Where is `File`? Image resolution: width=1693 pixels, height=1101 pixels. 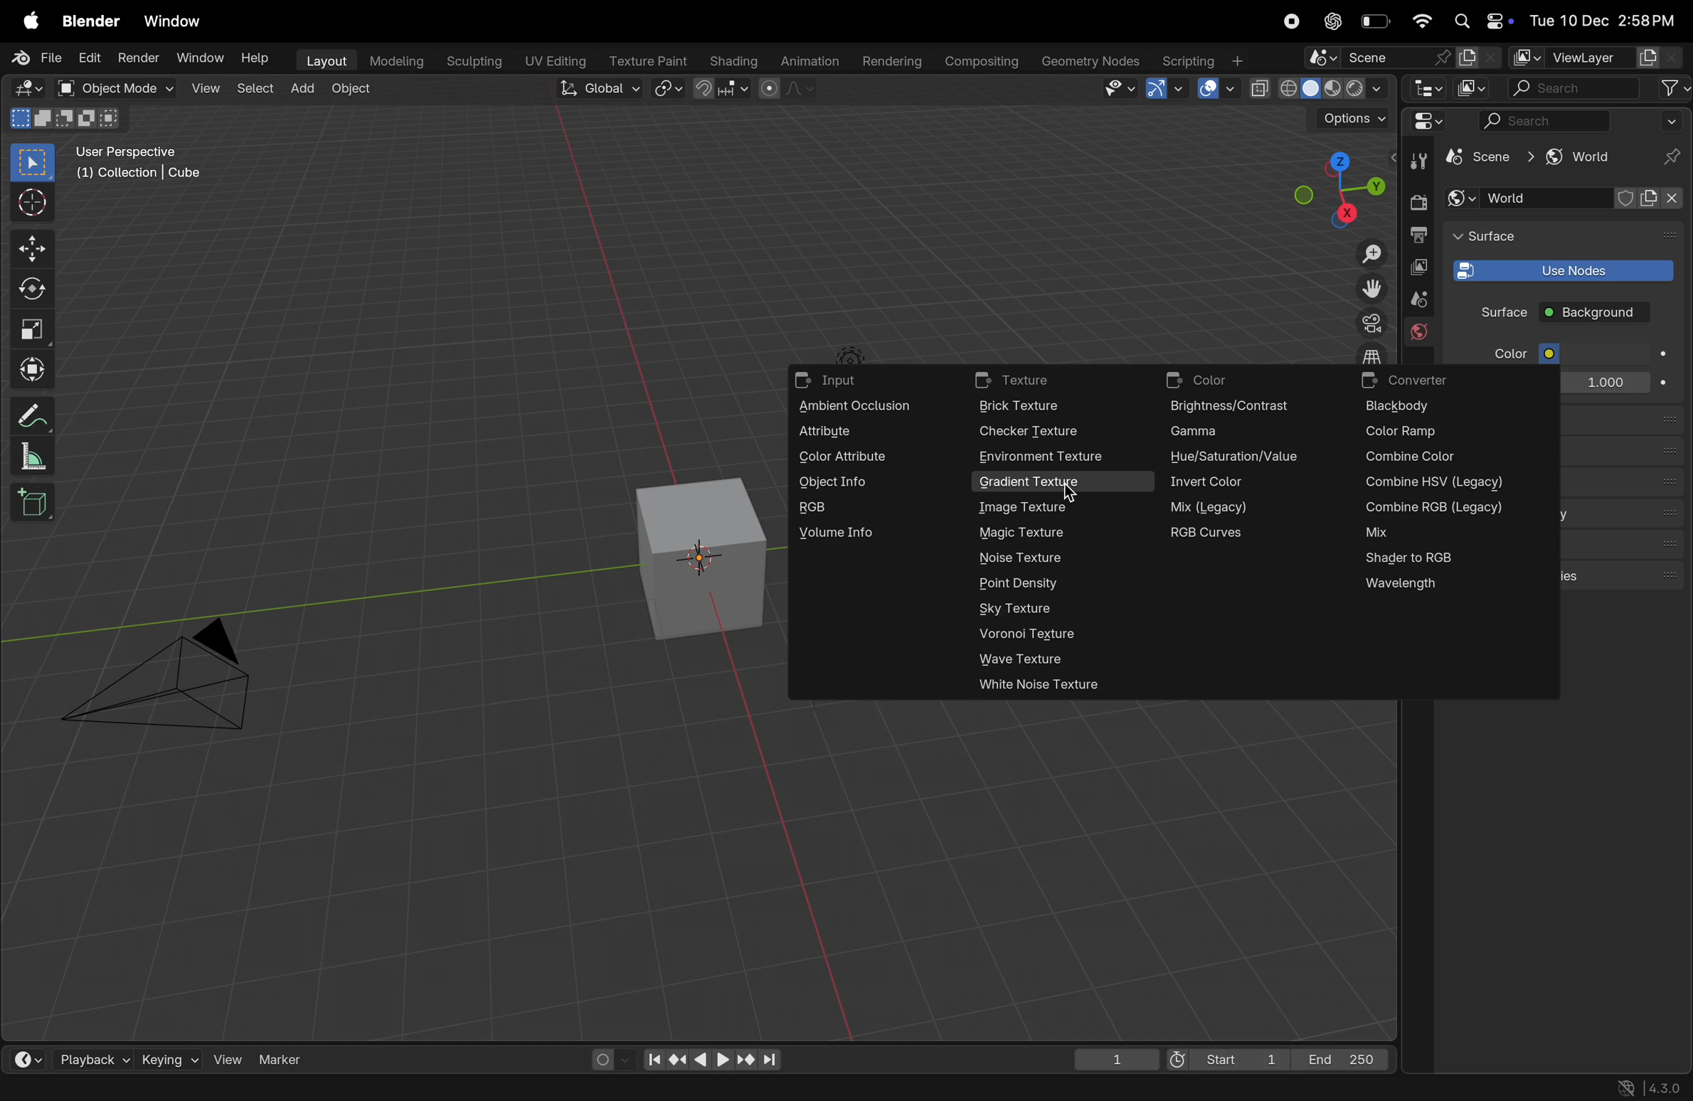
File is located at coordinates (38, 59).